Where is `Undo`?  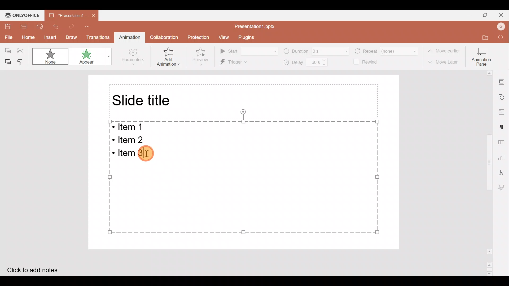 Undo is located at coordinates (56, 25).